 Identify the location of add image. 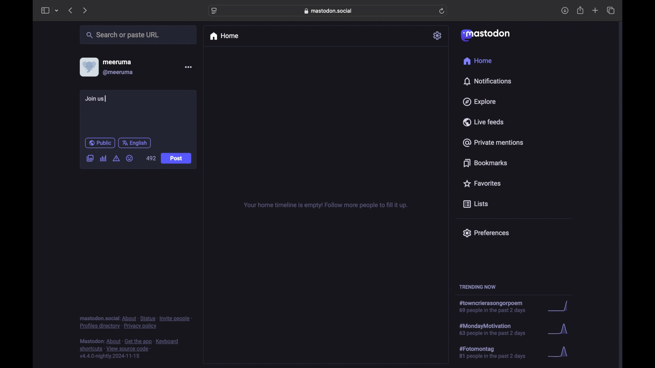
(90, 159).